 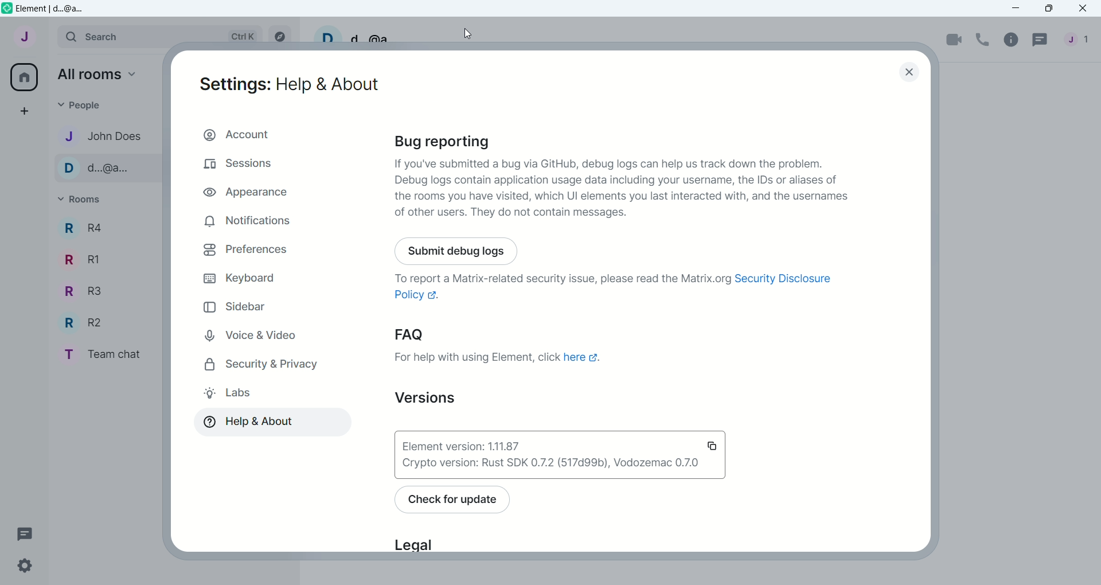 I want to click on Element |@d.., so click(x=54, y=9).